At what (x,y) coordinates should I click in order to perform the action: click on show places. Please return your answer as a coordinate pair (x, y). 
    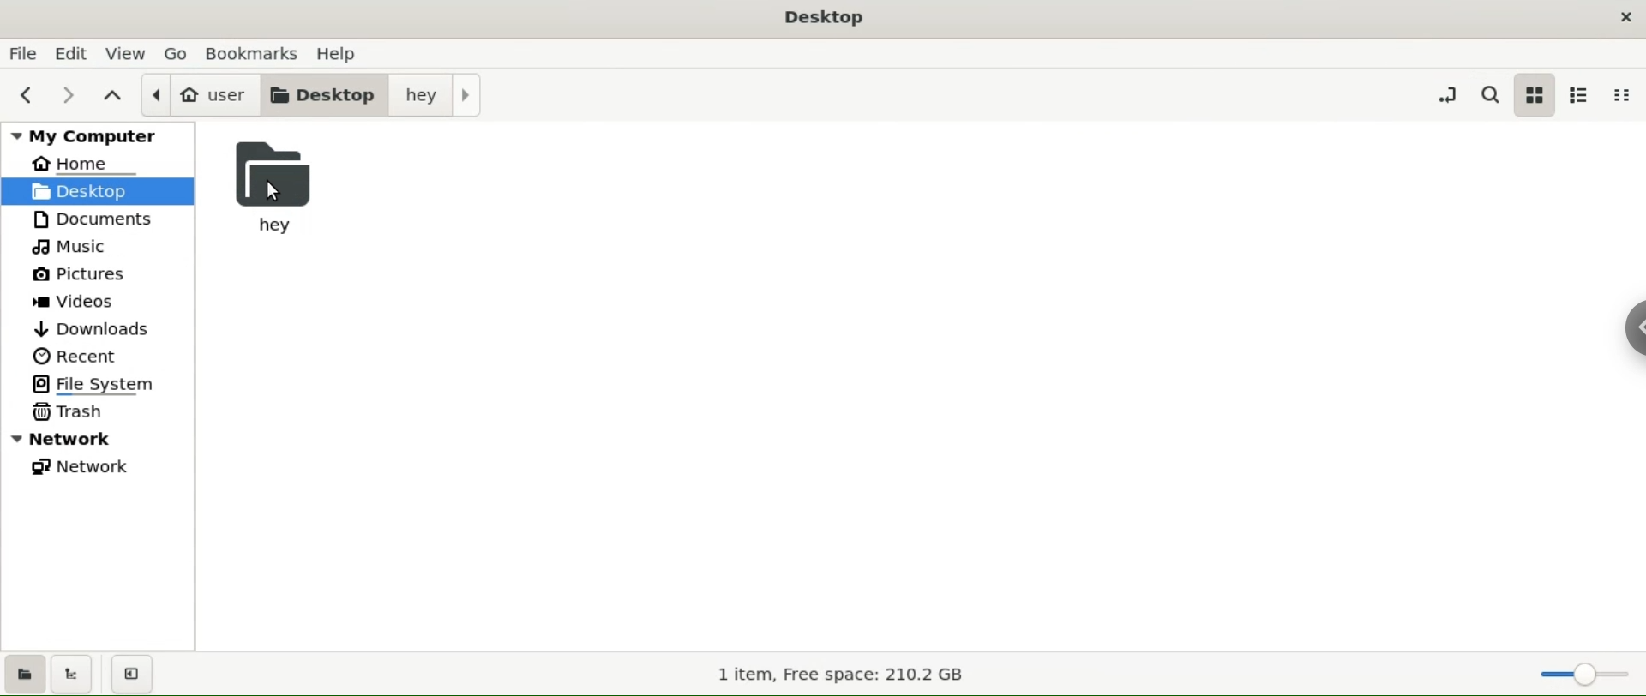
    Looking at the image, I should click on (25, 677).